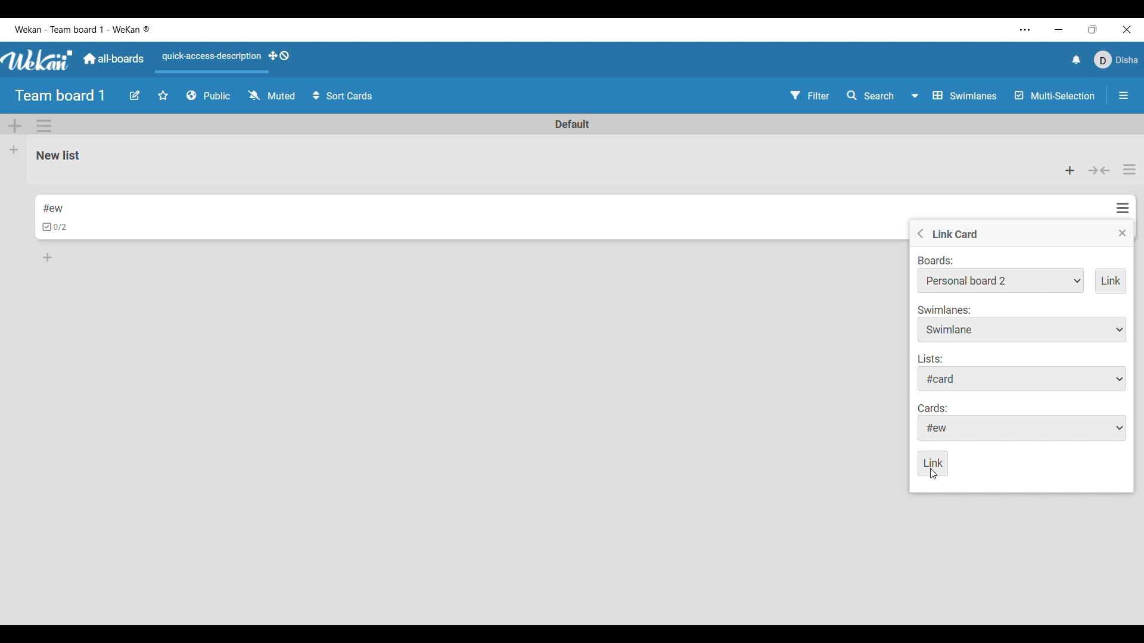 The image size is (1144, 643). I want to click on Collapse, so click(1099, 171).